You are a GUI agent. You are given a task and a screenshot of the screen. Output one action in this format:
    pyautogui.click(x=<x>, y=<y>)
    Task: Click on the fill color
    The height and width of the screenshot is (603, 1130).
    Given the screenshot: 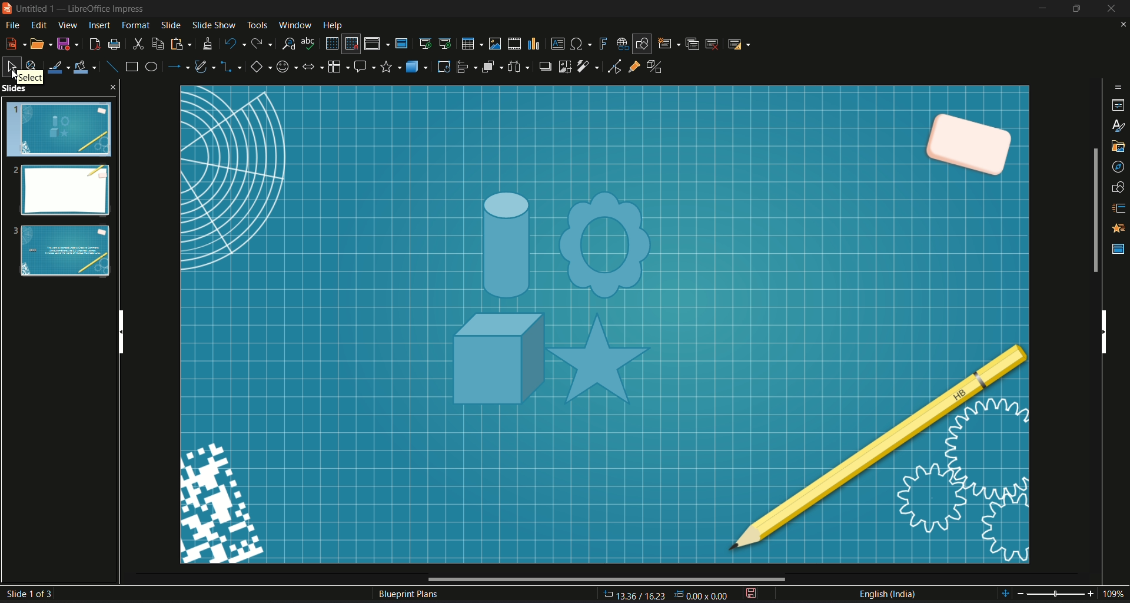 What is the action you would take?
    pyautogui.click(x=85, y=68)
    